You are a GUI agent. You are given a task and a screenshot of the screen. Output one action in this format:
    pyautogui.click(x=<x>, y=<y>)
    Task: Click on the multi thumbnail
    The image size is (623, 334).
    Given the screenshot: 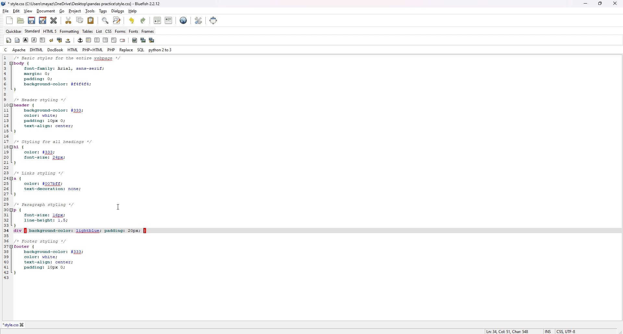 What is the action you would take?
    pyautogui.click(x=152, y=41)
    